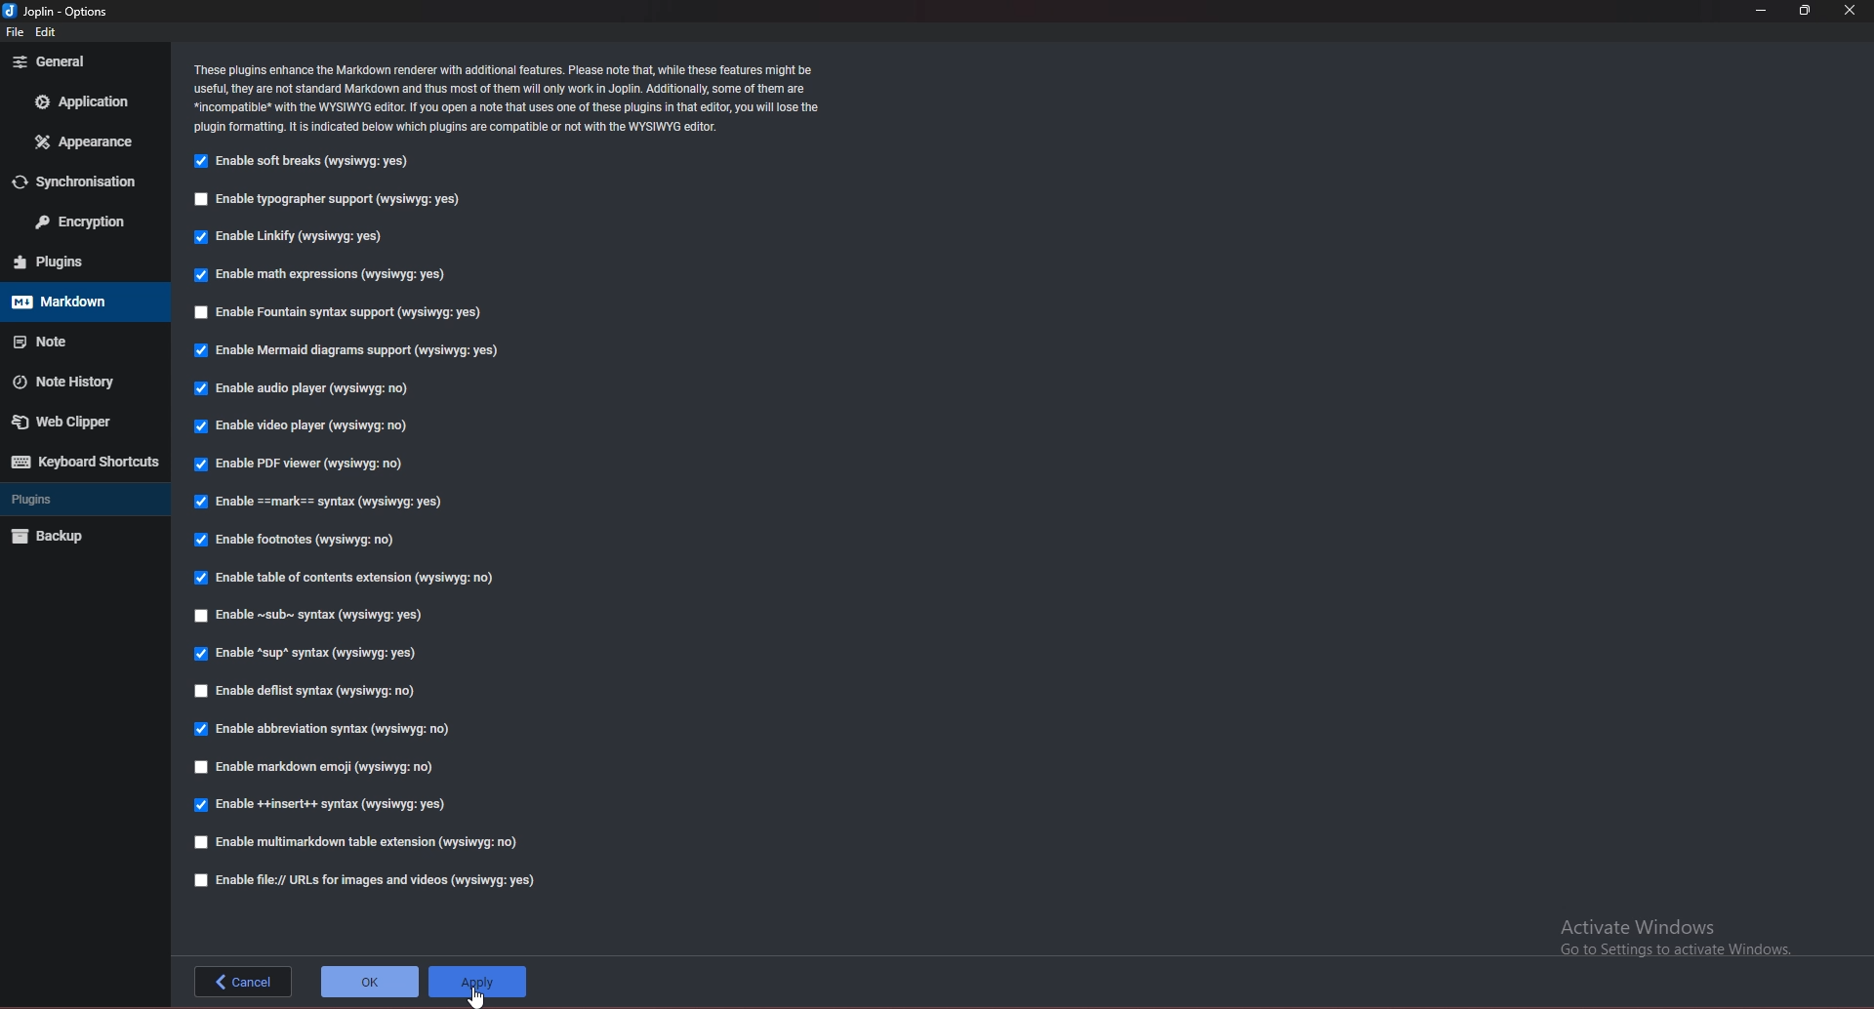  Describe the element at coordinates (311, 614) in the screenshot. I see `enable sub syntax` at that location.